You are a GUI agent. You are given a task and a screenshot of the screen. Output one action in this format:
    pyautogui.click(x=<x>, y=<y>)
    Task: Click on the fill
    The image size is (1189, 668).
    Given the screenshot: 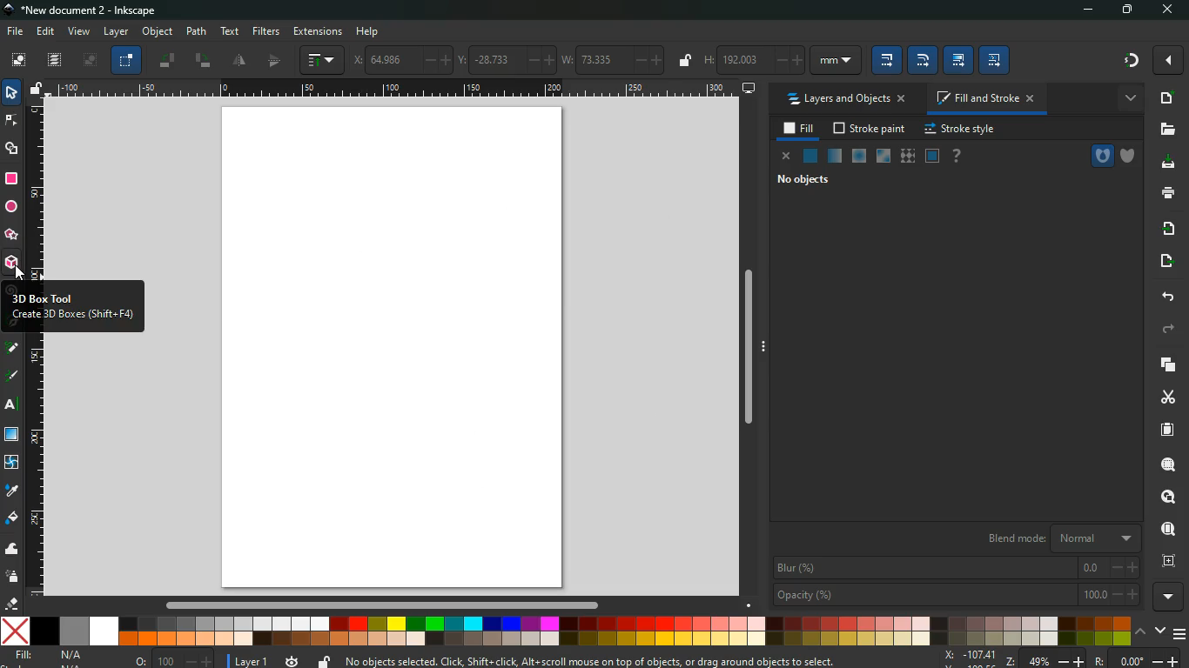 What is the action you would take?
    pyautogui.click(x=800, y=129)
    